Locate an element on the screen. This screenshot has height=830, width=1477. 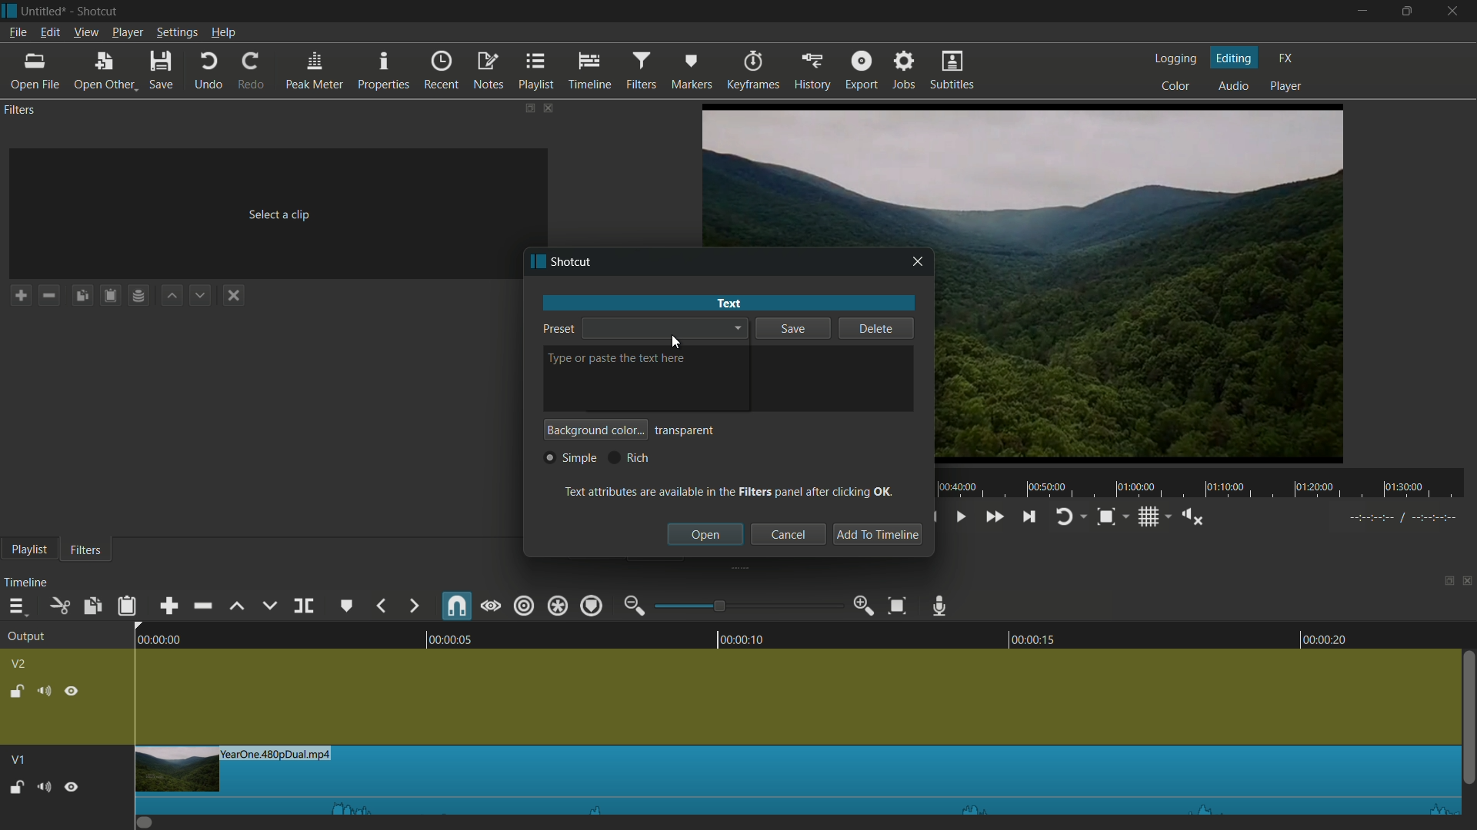
undo is located at coordinates (208, 71).